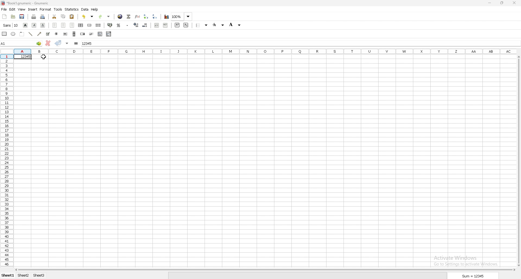 The height and width of the screenshot is (279, 521). Describe the element at coordinates (72, 9) in the screenshot. I see `statistics` at that location.